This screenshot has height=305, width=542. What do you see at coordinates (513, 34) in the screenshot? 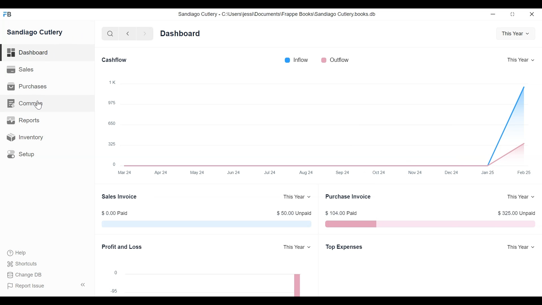
I see `This Year` at bounding box center [513, 34].